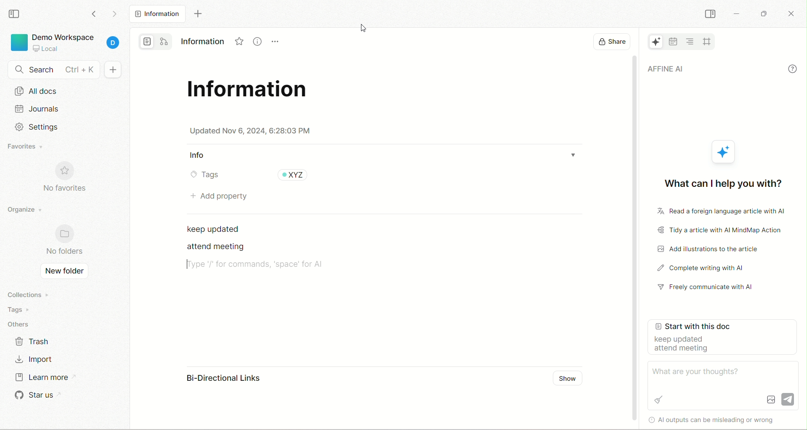 The height and width of the screenshot is (430, 807). Describe the element at coordinates (41, 379) in the screenshot. I see `learn more` at that location.